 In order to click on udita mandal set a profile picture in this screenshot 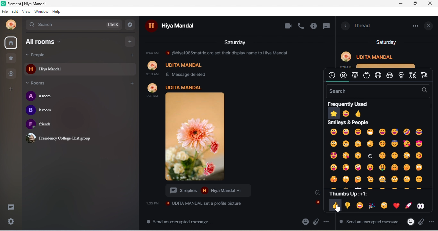, I will do `click(194, 203)`.